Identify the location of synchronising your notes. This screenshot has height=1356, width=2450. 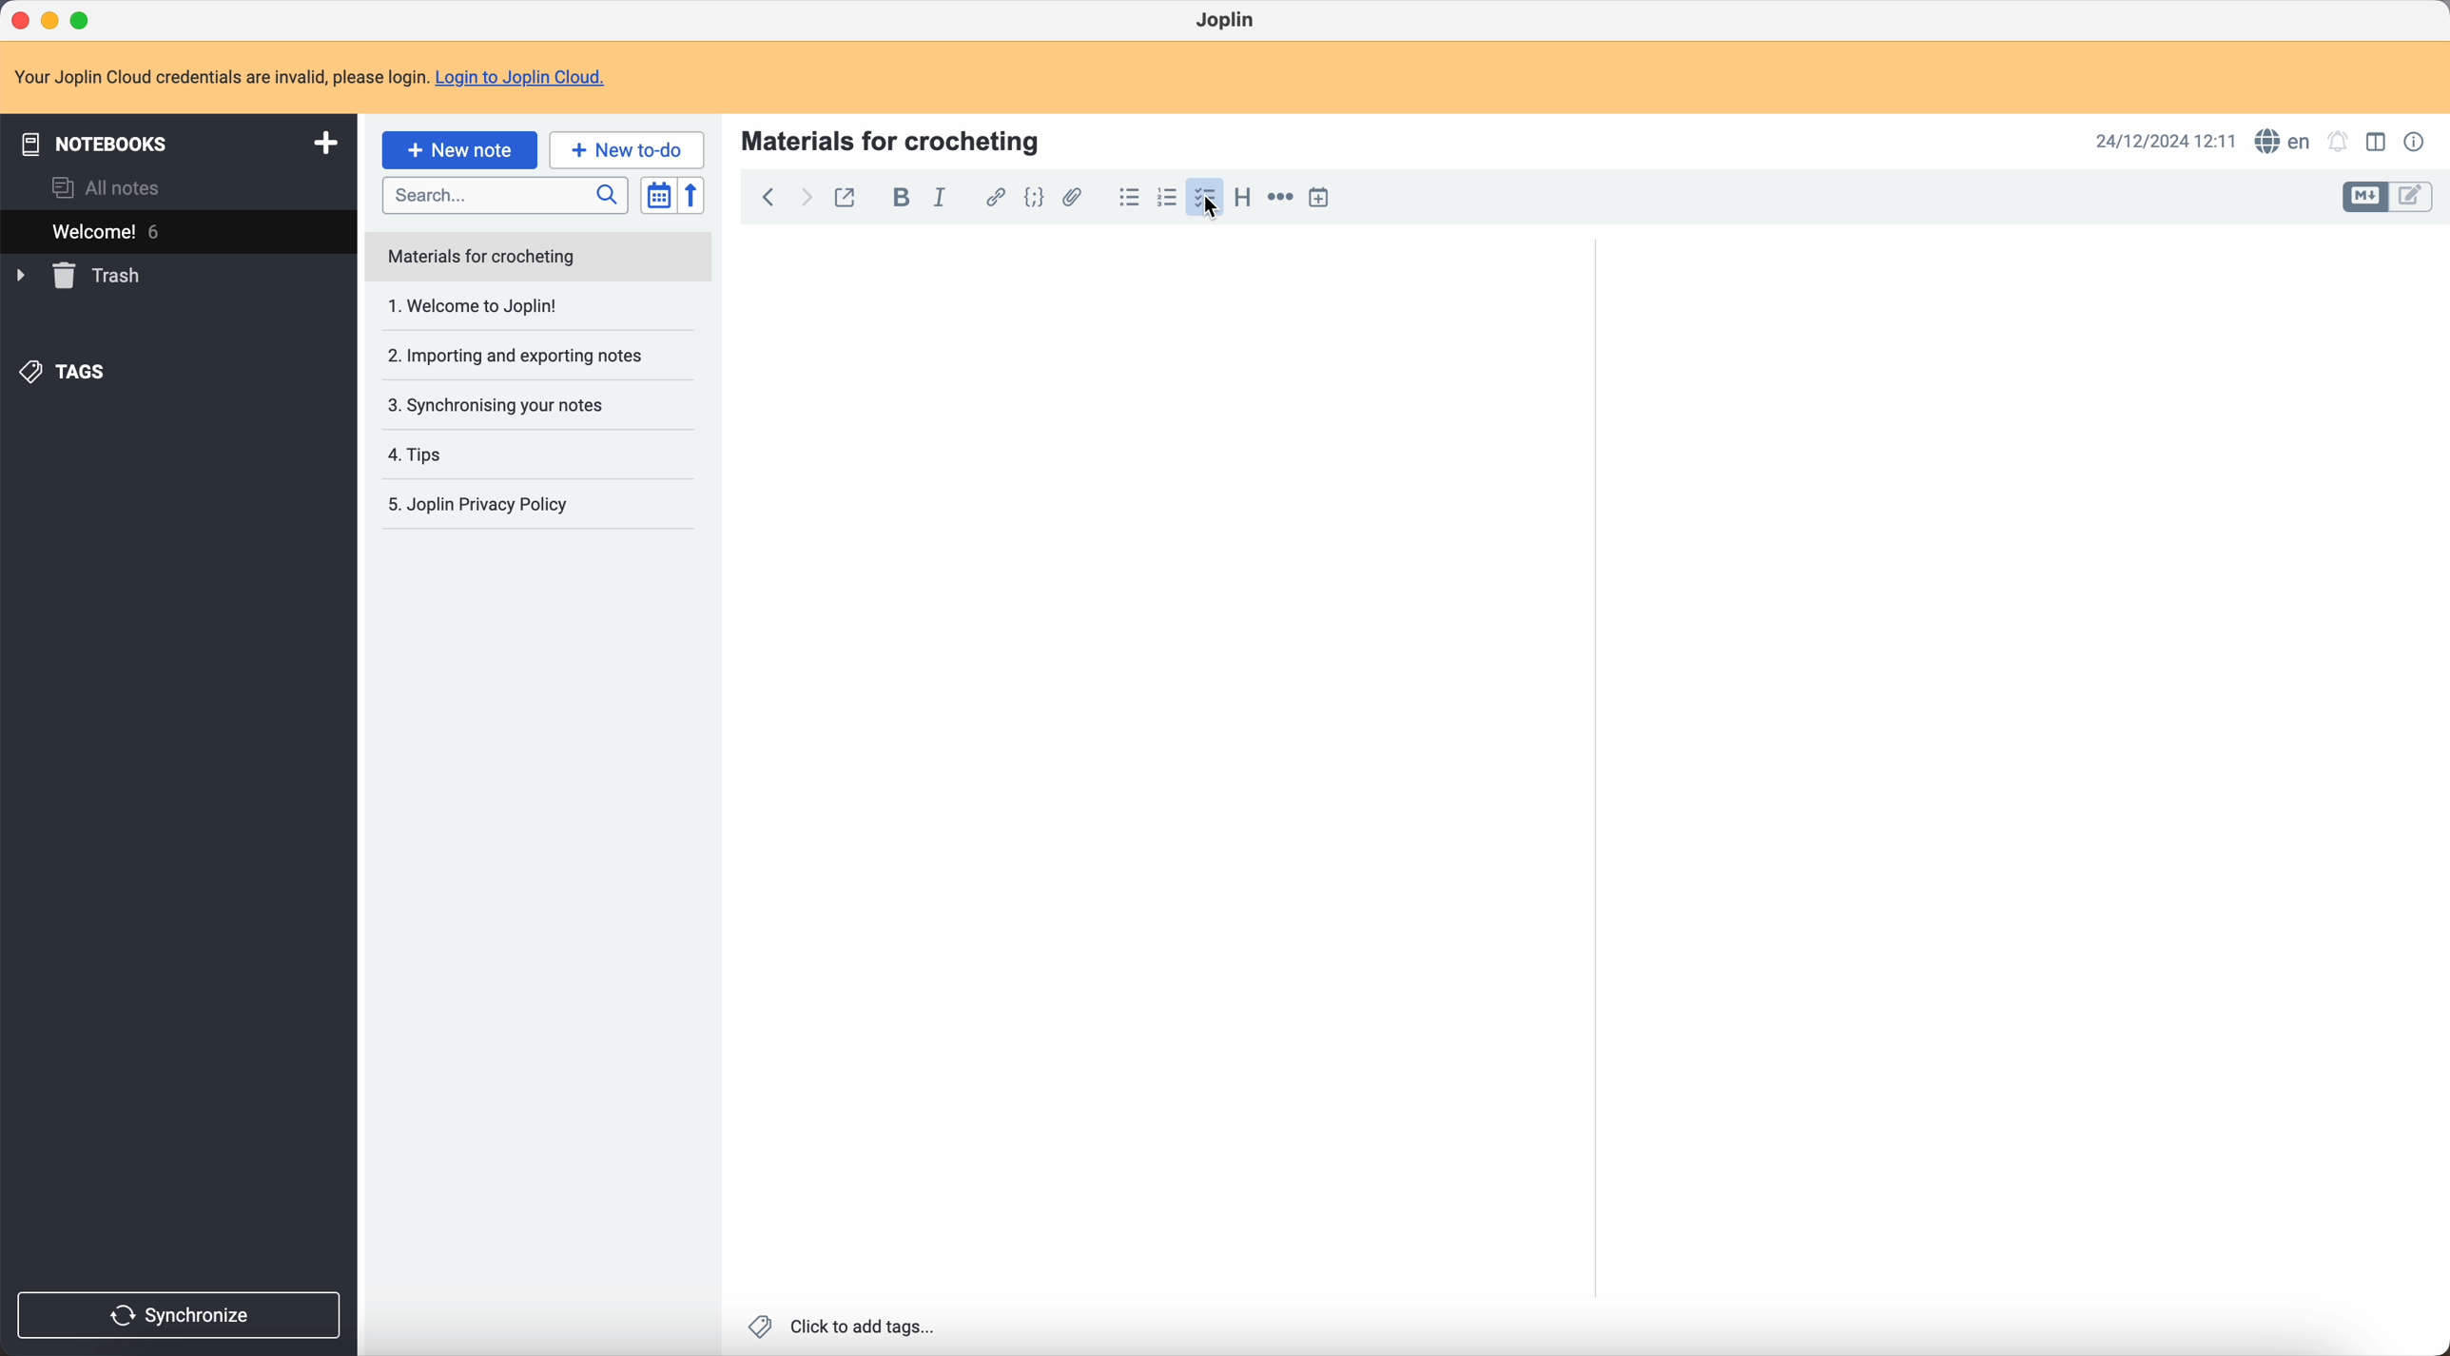
(527, 404).